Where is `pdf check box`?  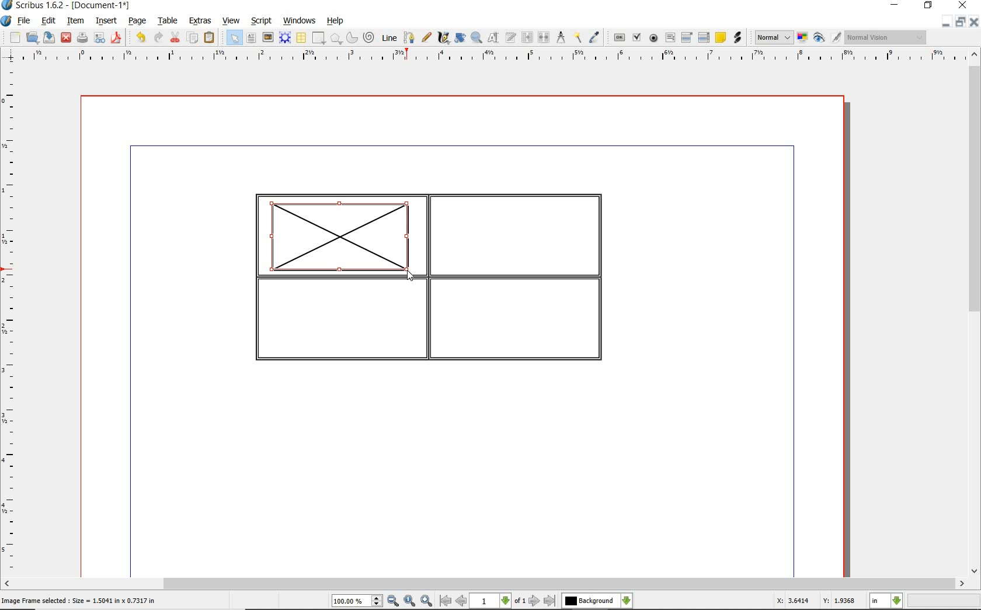 pdf check box is located at coordinates (638, 39).